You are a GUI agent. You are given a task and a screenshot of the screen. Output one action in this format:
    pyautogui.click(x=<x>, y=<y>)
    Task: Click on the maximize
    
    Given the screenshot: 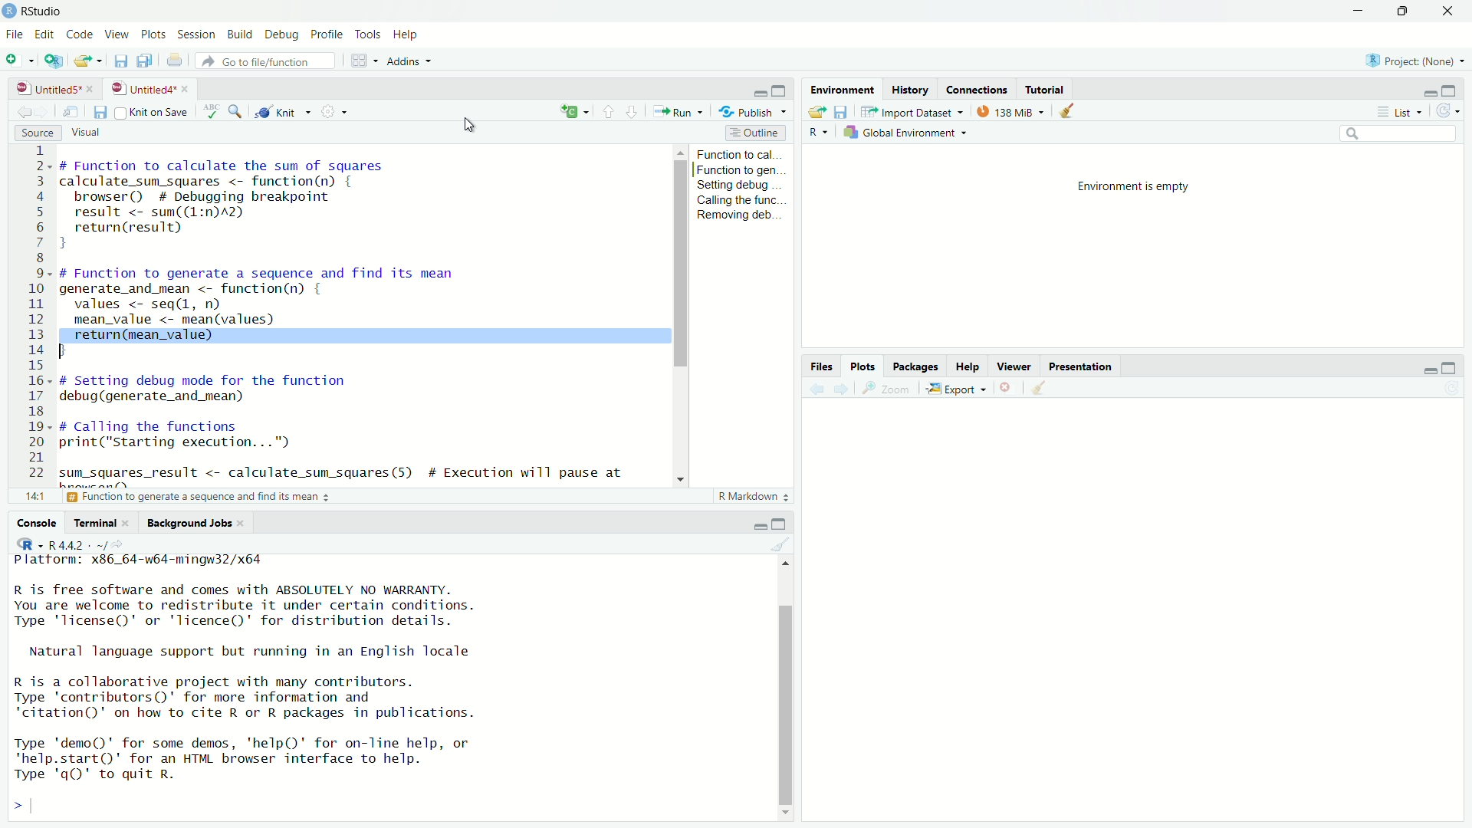 What is the action you would take?
    pyautogui.click(x=1455, y=363)
    